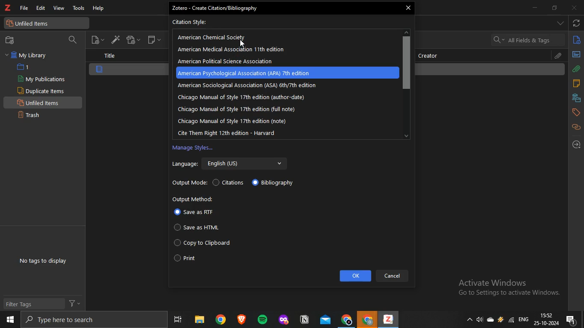 The height and width of the screenshot is (328, 584). What do you see at coordinates (576, 83) in the screenshot?
I see `notes` at bounding box center [576, 83].